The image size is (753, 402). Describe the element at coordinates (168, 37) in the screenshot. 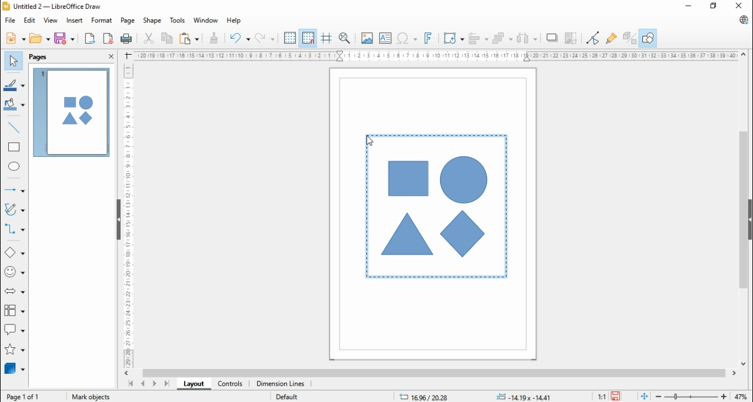

I see `copy` at that location.